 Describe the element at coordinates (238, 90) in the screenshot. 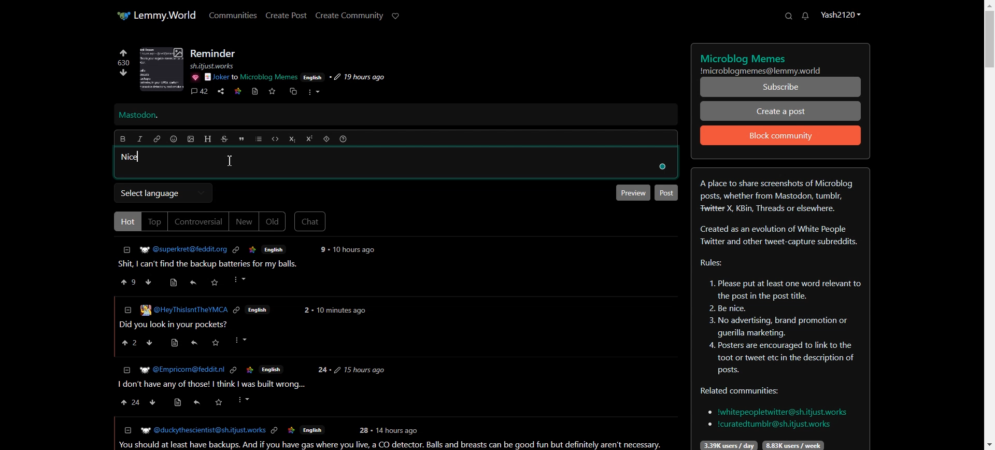

I see `Link` at that location.